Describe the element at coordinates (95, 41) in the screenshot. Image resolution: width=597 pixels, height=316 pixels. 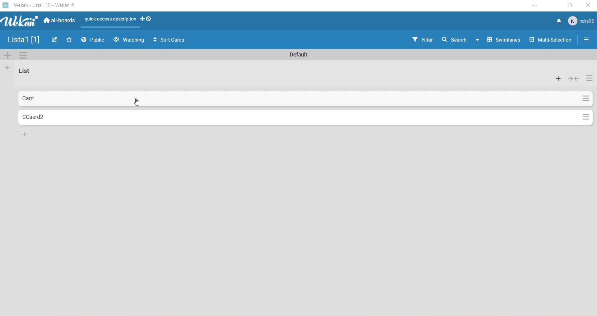
I see `Public` at that location.